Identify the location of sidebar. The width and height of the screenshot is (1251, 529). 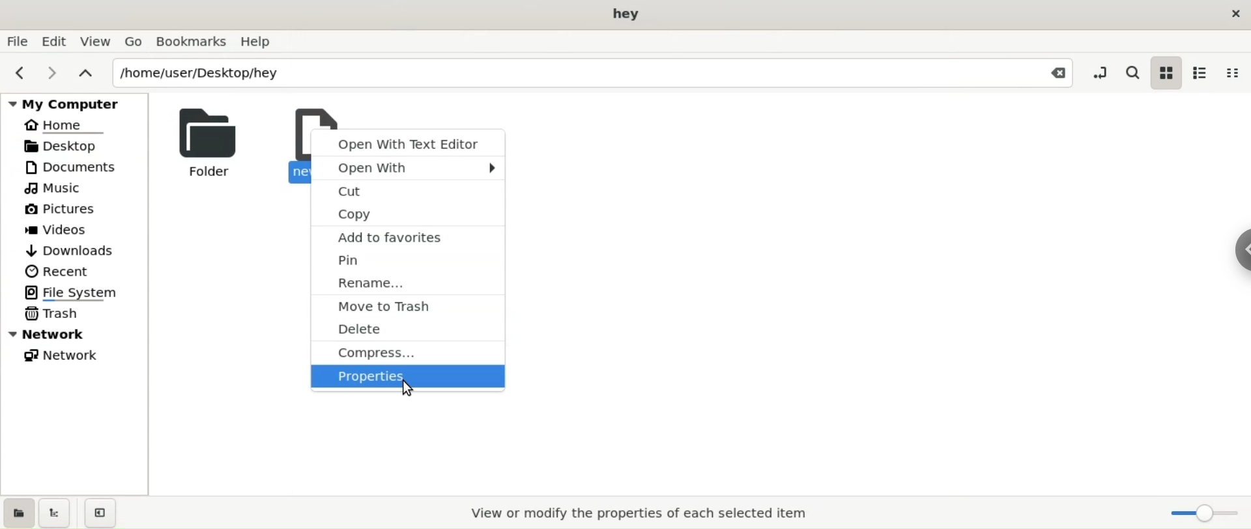
(1239, 247).